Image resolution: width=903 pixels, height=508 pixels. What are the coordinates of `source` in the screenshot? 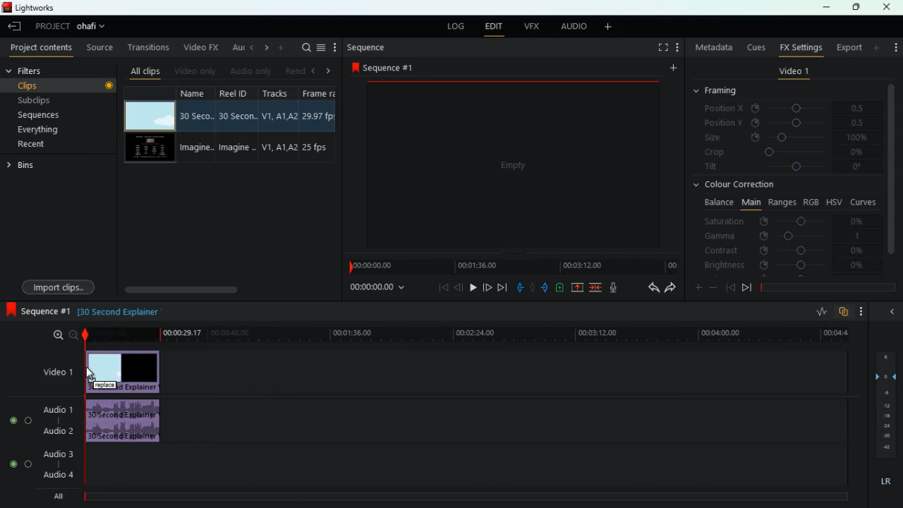 It's located at (101, 49).